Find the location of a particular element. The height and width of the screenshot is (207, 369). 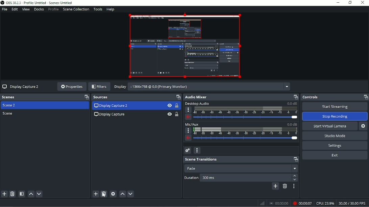

Title is located at coordinates (38, 3).